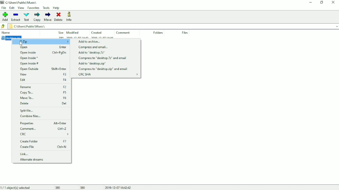 The image size is (339, 190). I want to click on Split file, so click(28, 111).